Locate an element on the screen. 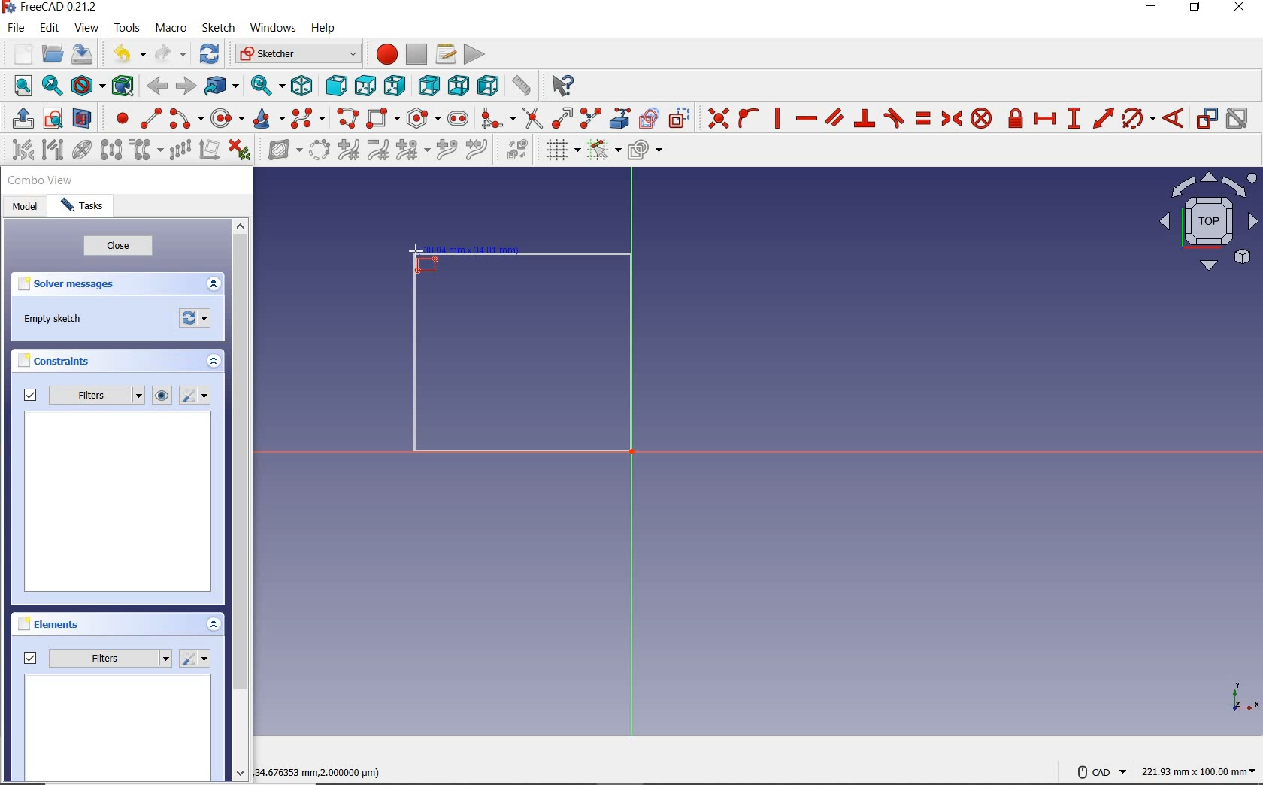  increase b-spline degree is located at coordinates (347, 151).